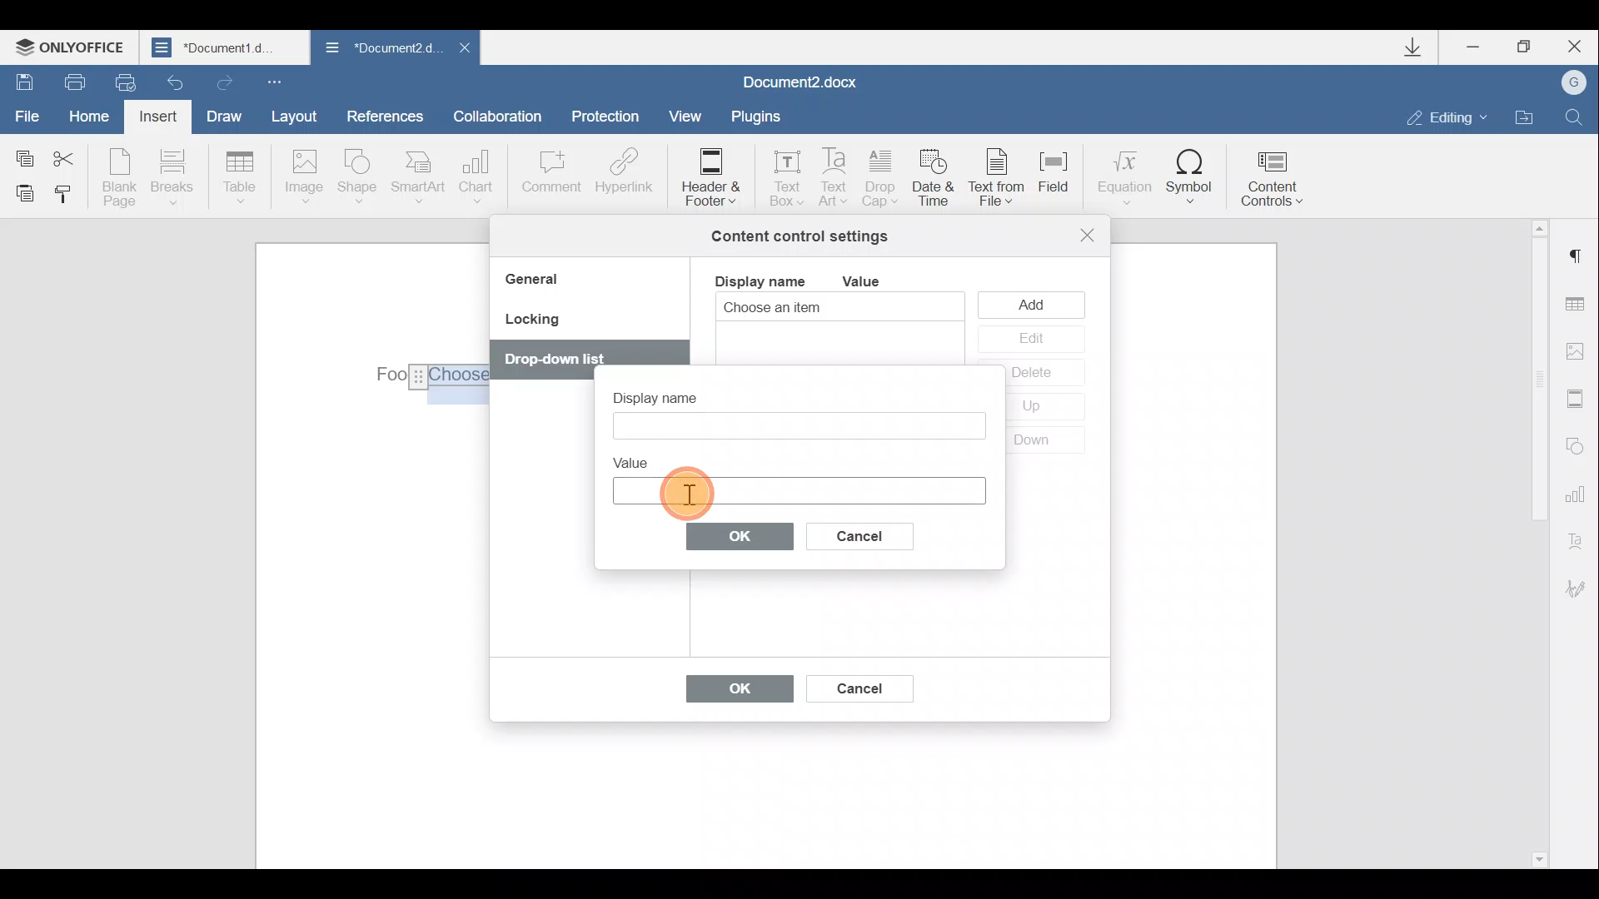  Describe the element at coordinates (610, 118) in the screenshot. I see `Protection` at that location.